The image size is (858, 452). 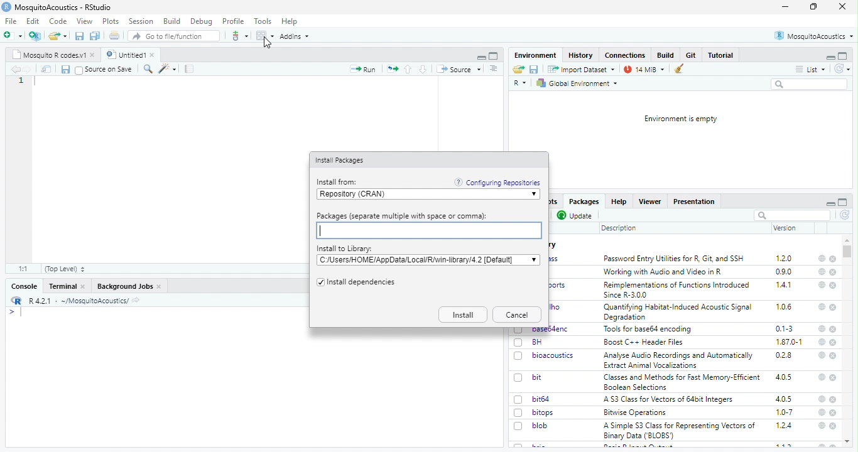 I want to click on edit, so click(x=167, y=69).